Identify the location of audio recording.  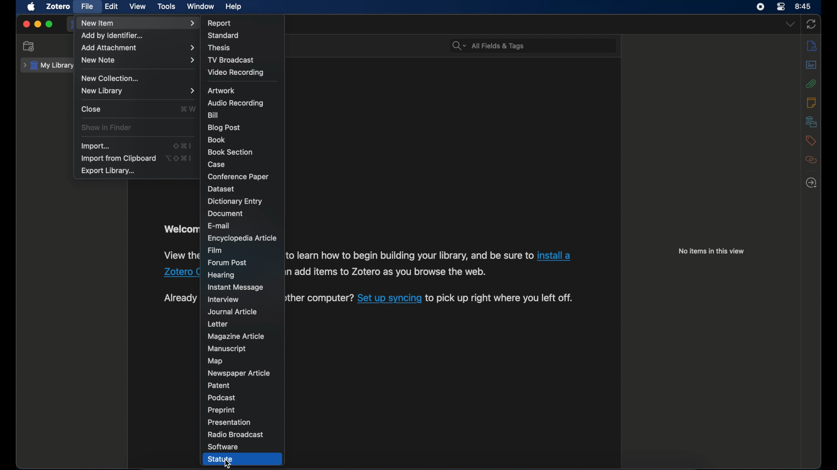
(235, 102).